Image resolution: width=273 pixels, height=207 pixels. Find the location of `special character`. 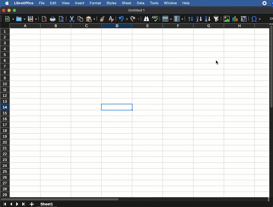

special character is located at coordinates (256, 19).